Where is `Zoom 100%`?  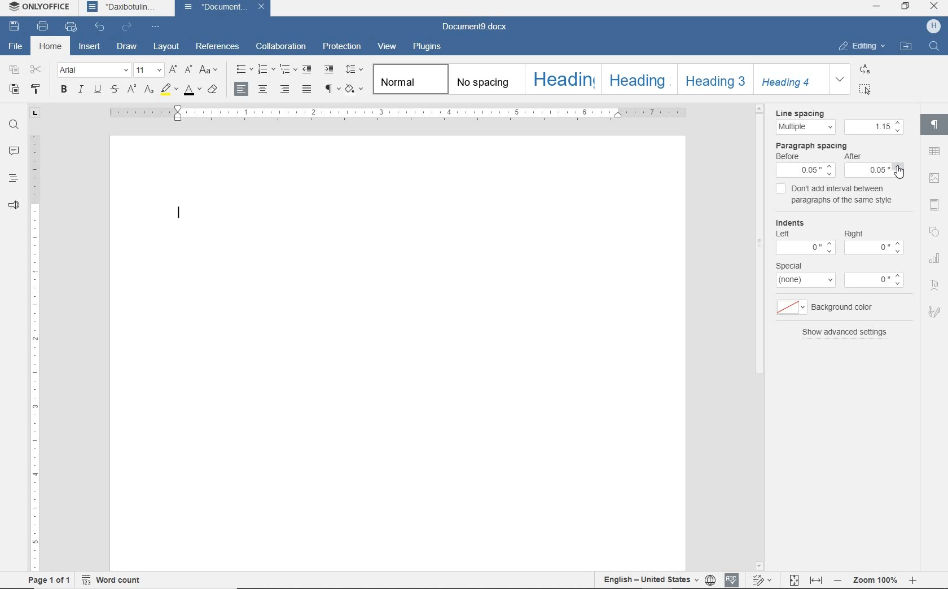 Zoom 100% is located at coordinates (875, 580).